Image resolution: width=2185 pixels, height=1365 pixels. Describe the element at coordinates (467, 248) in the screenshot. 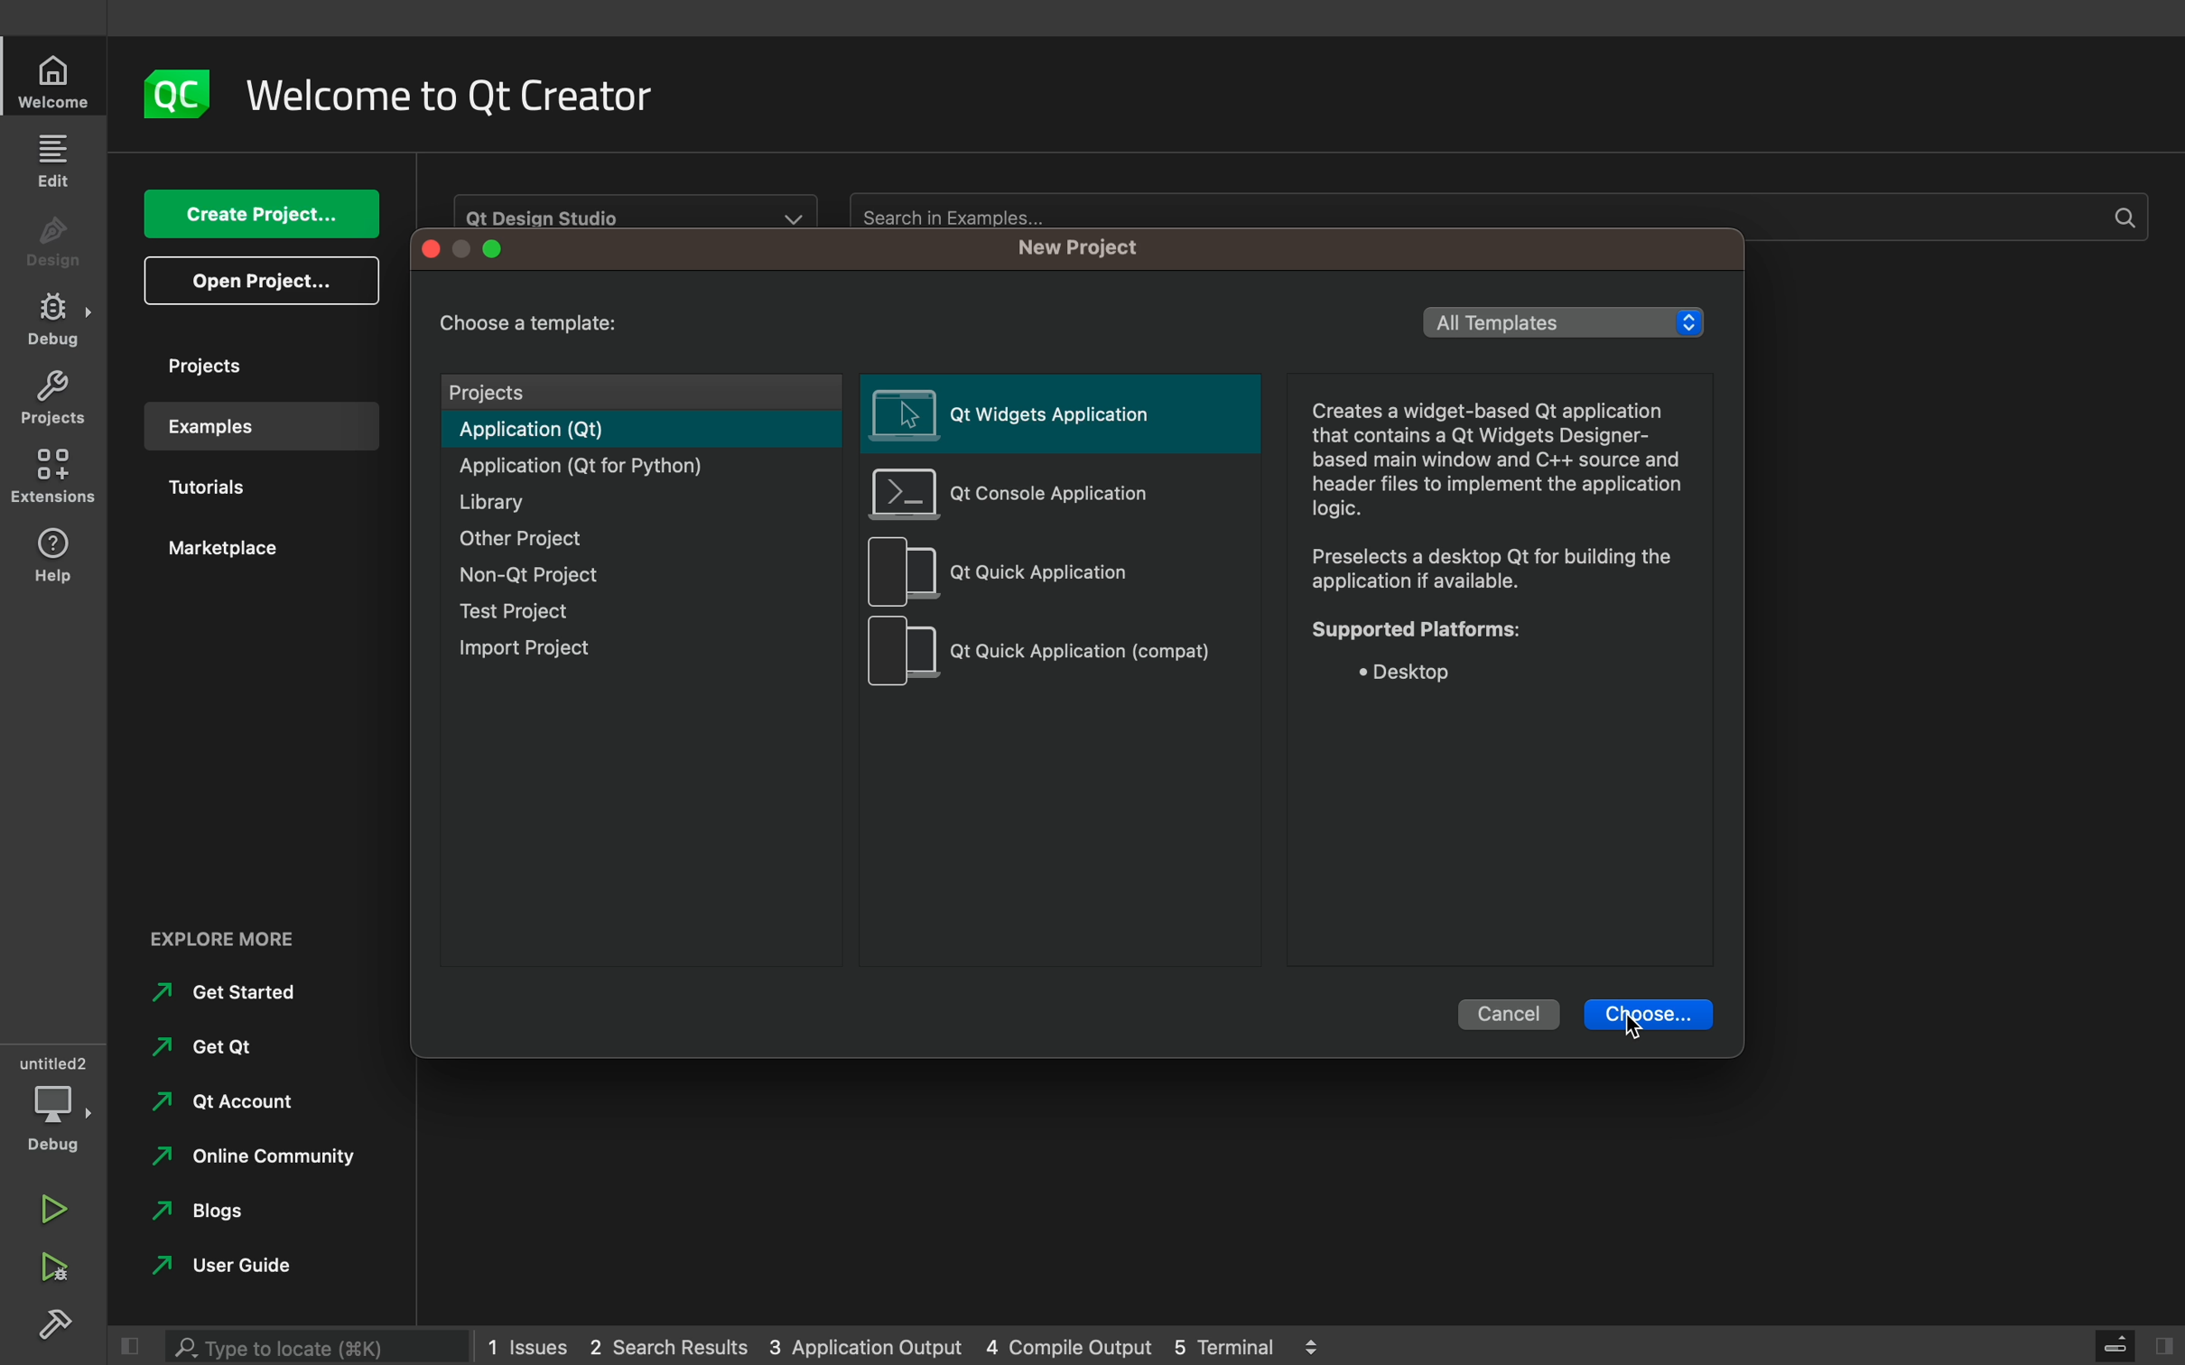

I see `window bar` at that location.